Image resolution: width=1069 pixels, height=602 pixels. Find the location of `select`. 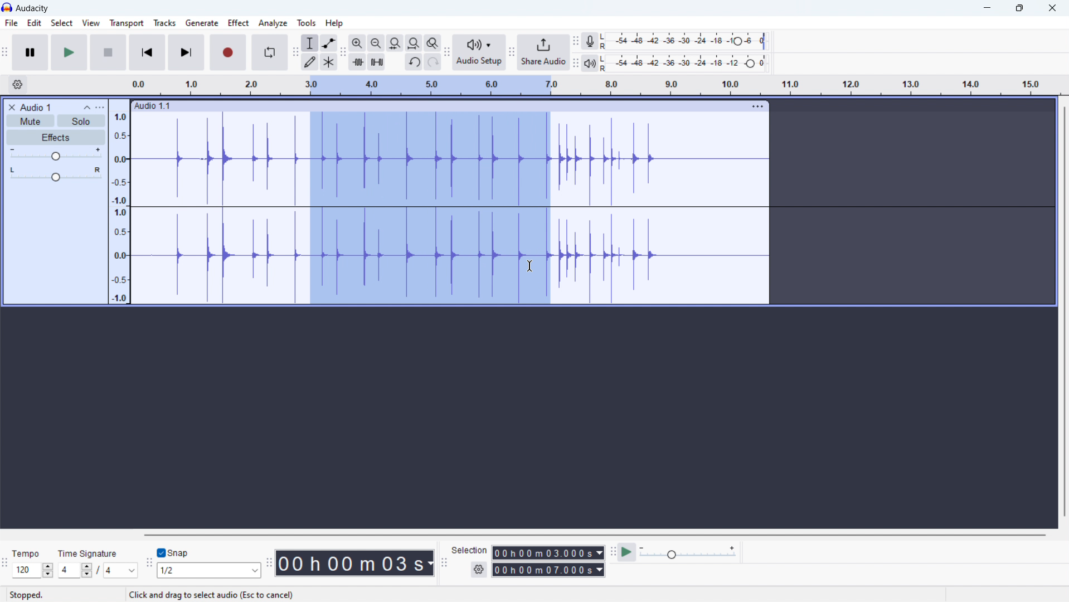

select is located at coordinates (62, 22).